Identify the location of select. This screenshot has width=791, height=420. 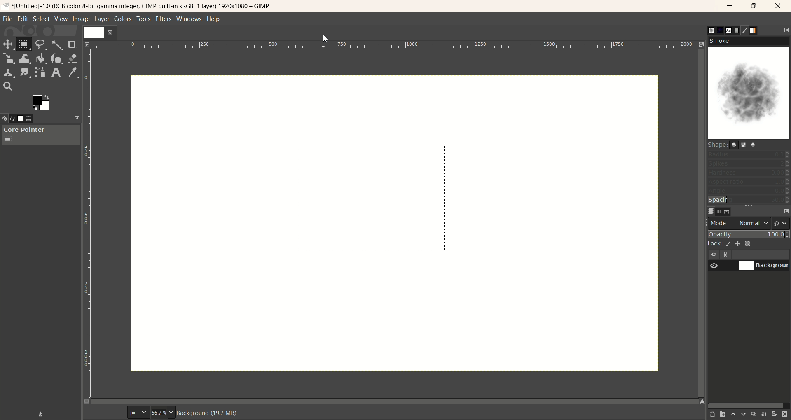
(42, 19).